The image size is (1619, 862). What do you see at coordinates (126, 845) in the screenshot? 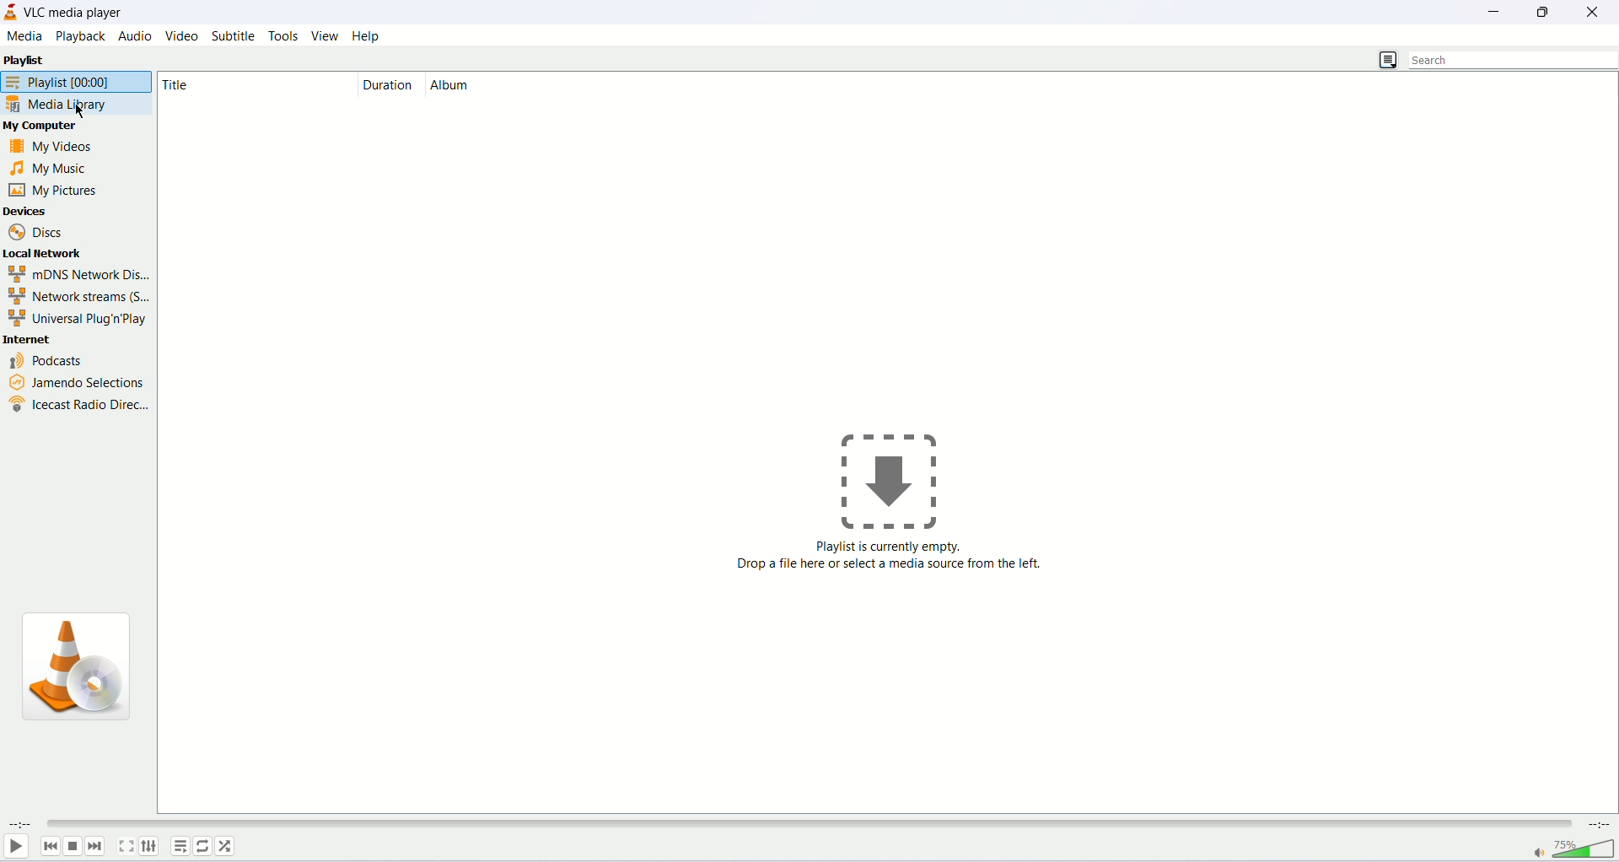
I see `fullscreen` at bounding box center [126, 845].